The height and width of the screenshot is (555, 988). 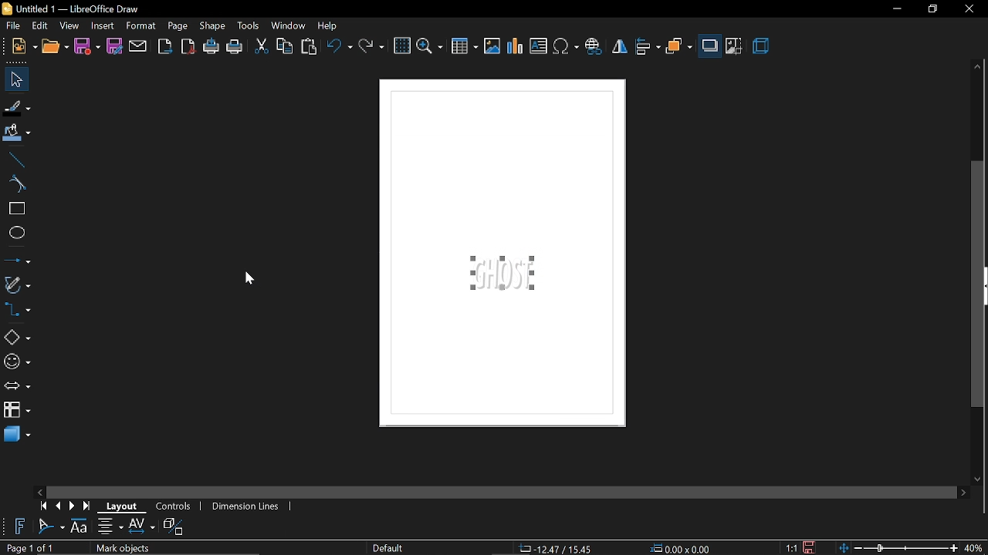 I want to click on ellipse, so click(x=15, y=233).